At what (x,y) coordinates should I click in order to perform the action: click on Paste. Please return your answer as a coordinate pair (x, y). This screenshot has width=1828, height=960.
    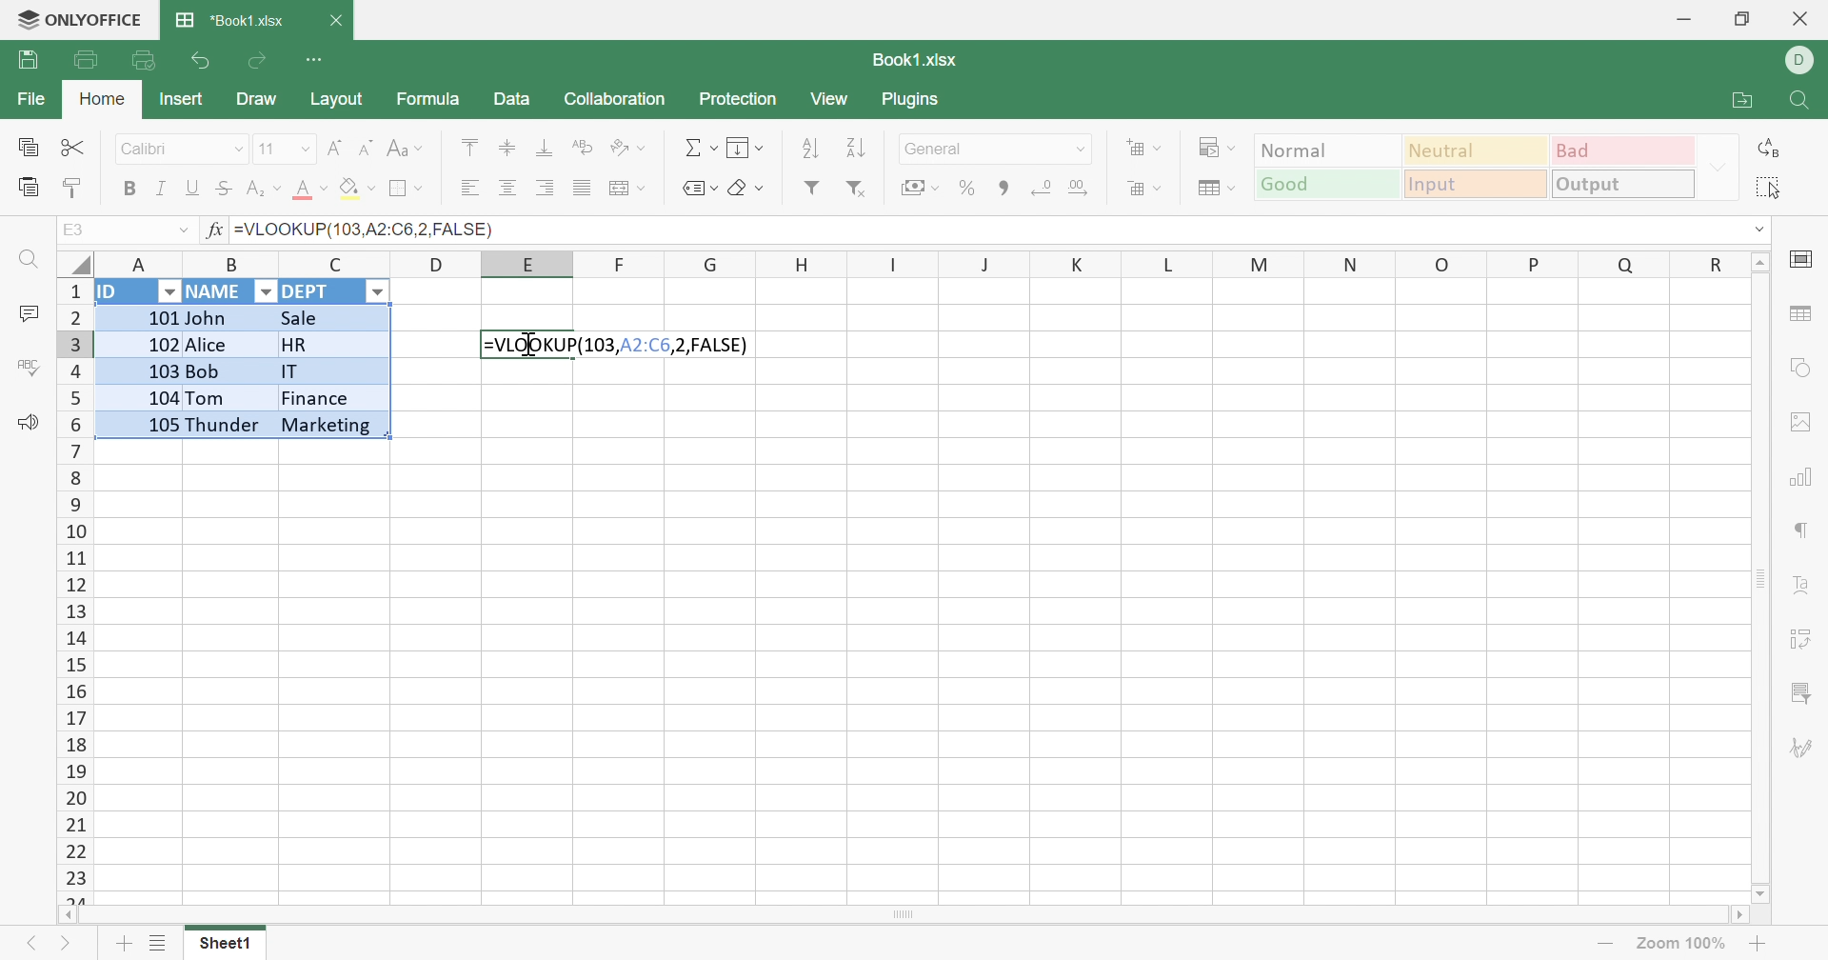
    Looking at the image, I should click on (27, 186).